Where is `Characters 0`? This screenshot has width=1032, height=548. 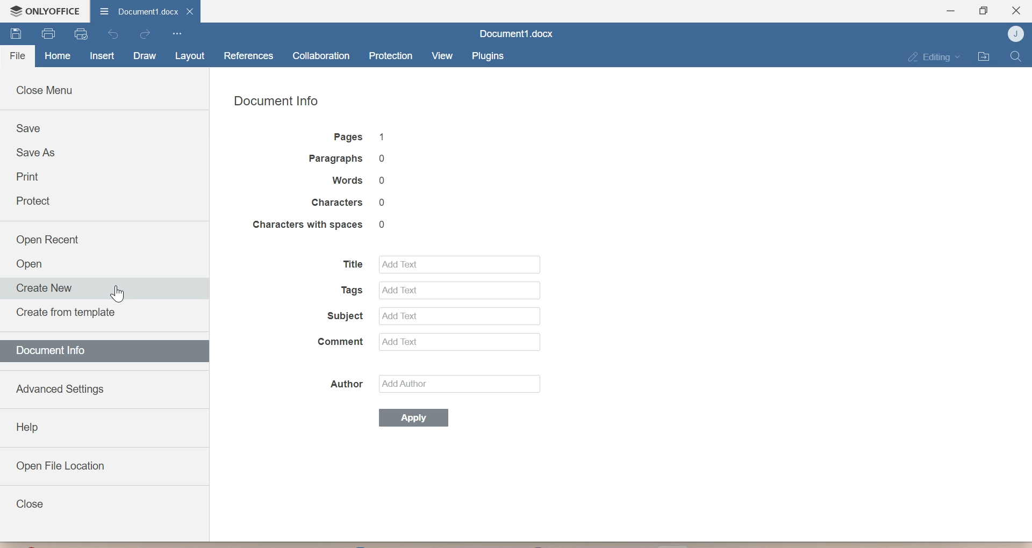 Characters 0 is located at coordinates (354, 203).